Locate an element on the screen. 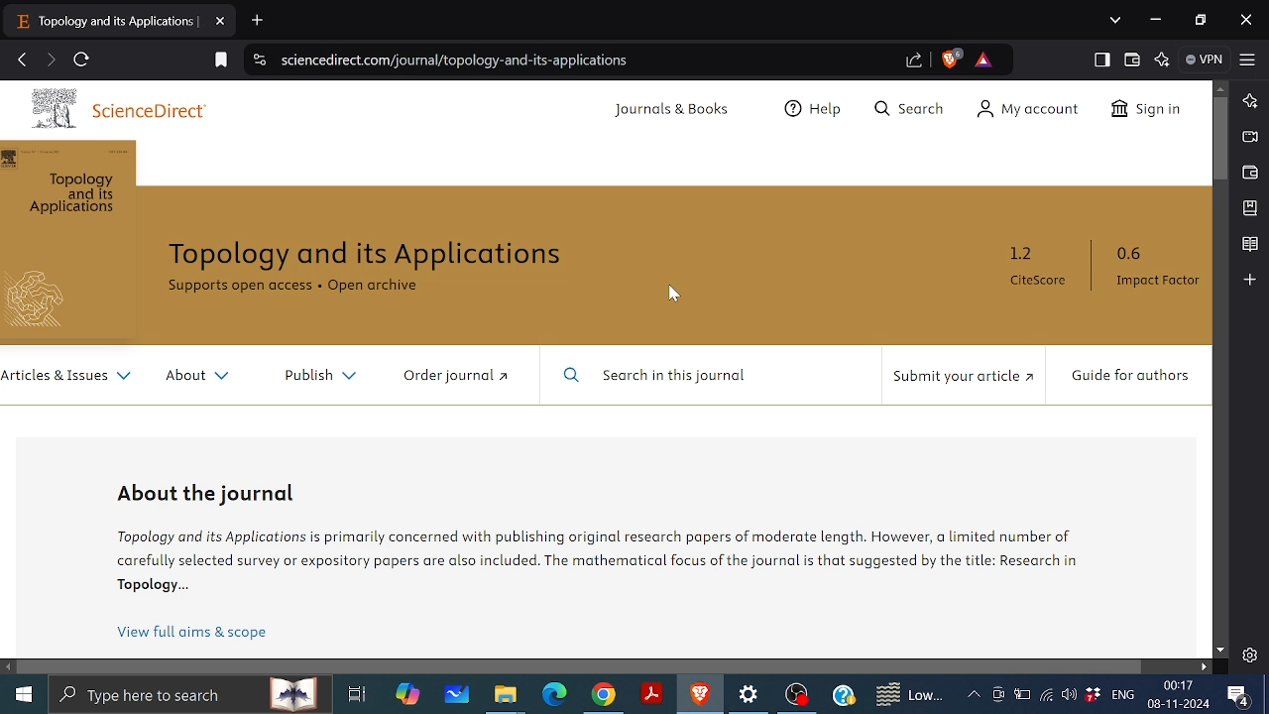  Task View is located at coordinates (355, 694).